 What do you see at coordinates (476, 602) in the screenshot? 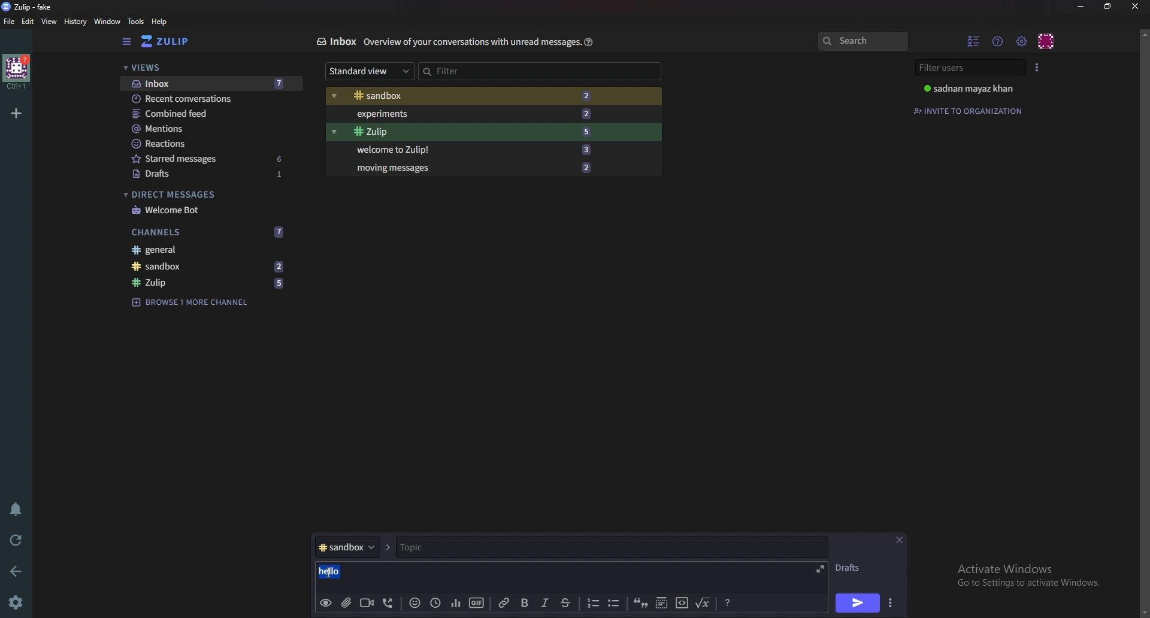
I see `gif` at bounding box center [476, 602].